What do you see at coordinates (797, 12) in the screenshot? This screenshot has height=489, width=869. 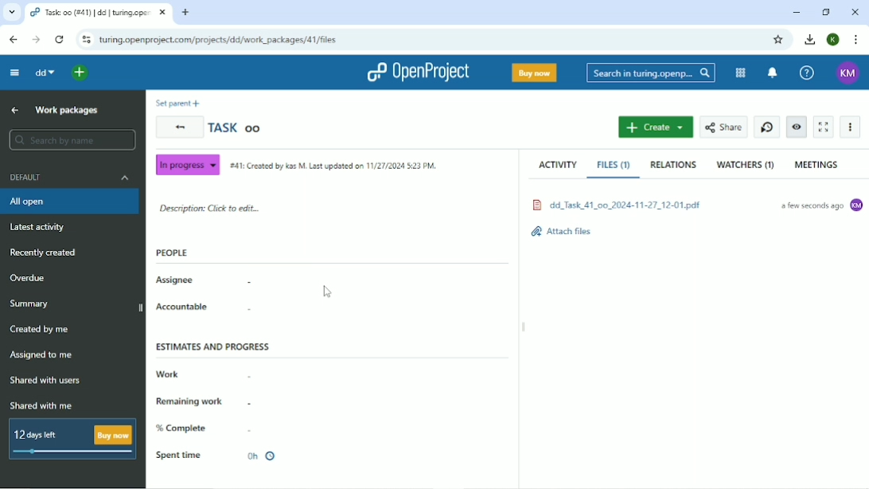 I see `Minimize` at bounding box center [797, 12].